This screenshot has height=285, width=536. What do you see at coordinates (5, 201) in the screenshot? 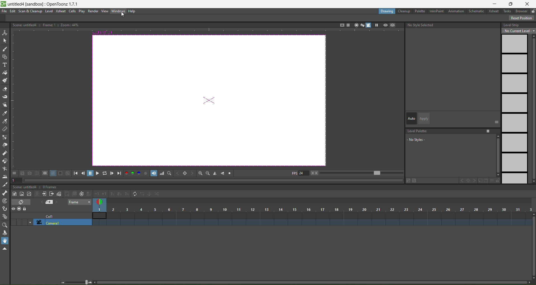
I see `tracker tool` at bounding box center [5, 201].